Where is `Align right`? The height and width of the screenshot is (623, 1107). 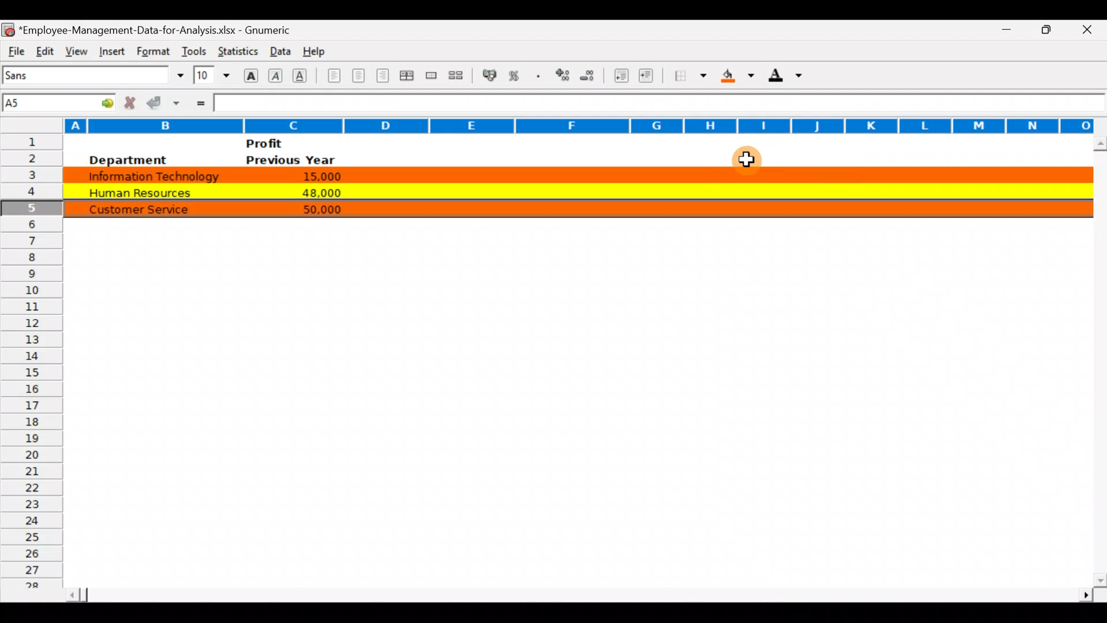 Align right is located at coordinates (385, 76).